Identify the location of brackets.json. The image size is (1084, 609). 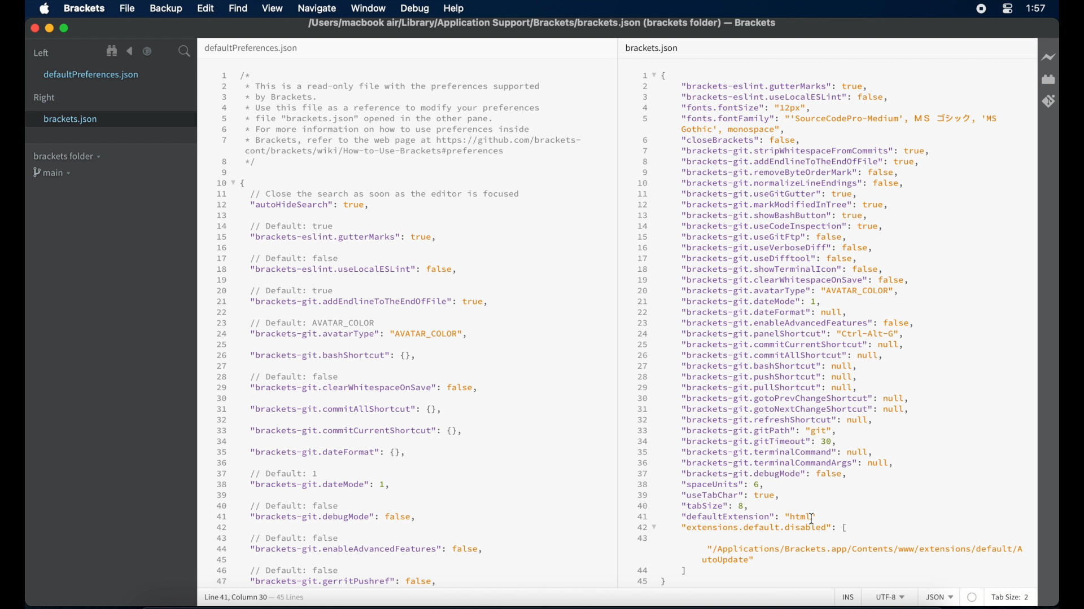
(82, 120).